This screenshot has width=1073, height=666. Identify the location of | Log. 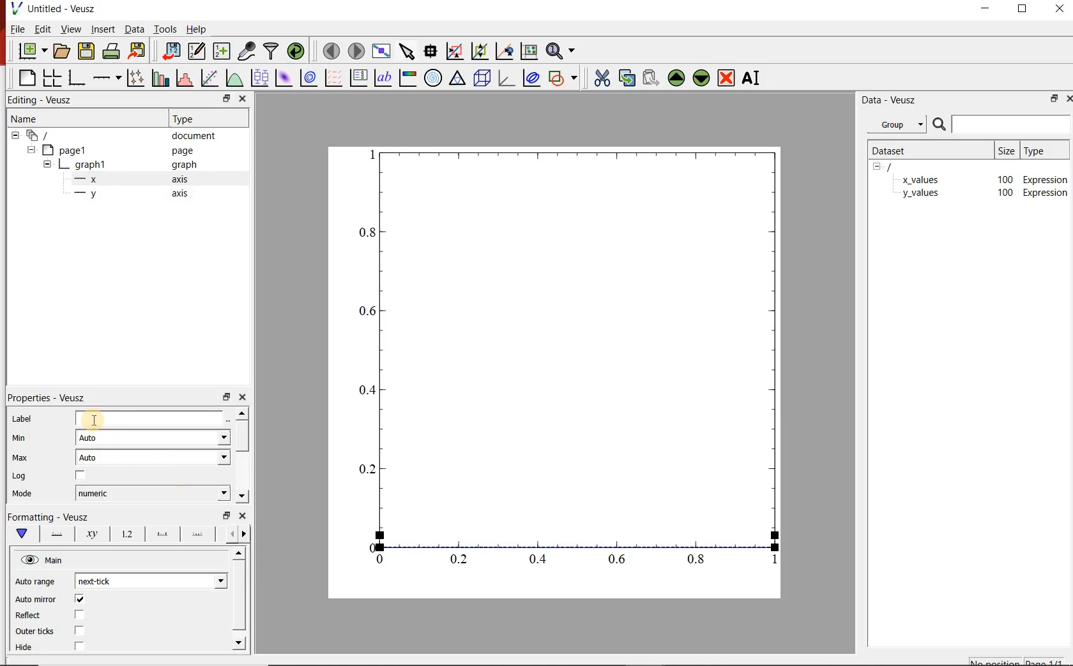
(20, 477).